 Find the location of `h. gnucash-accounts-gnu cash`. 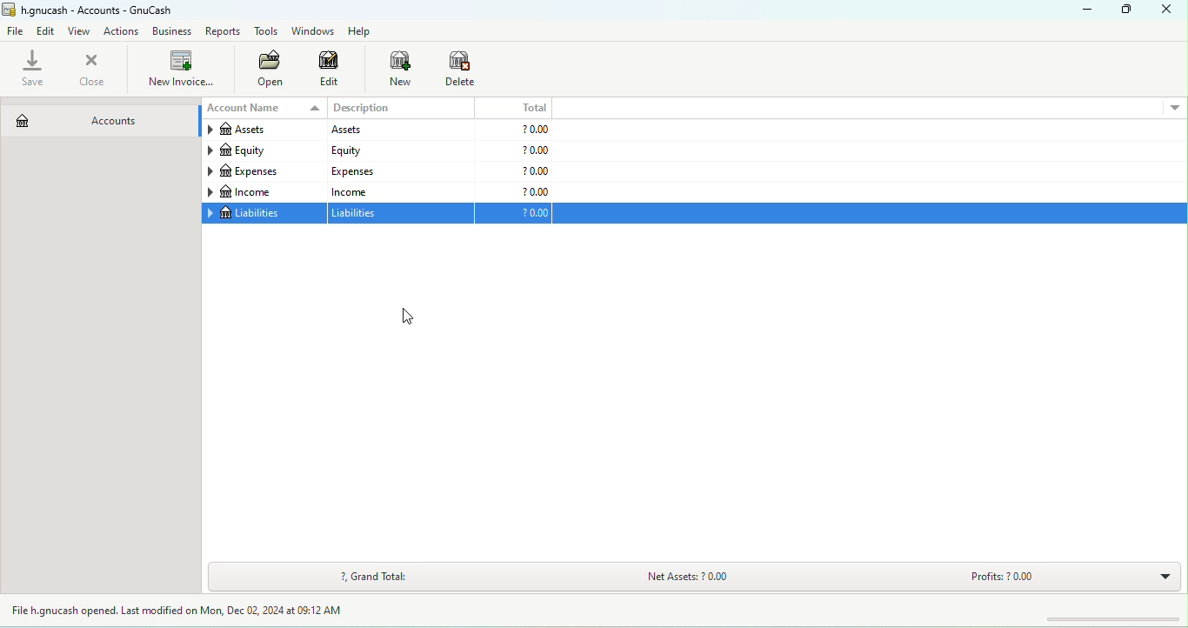

h. gnucash-accounts-gnu cash is located at coordinates (109, 9).